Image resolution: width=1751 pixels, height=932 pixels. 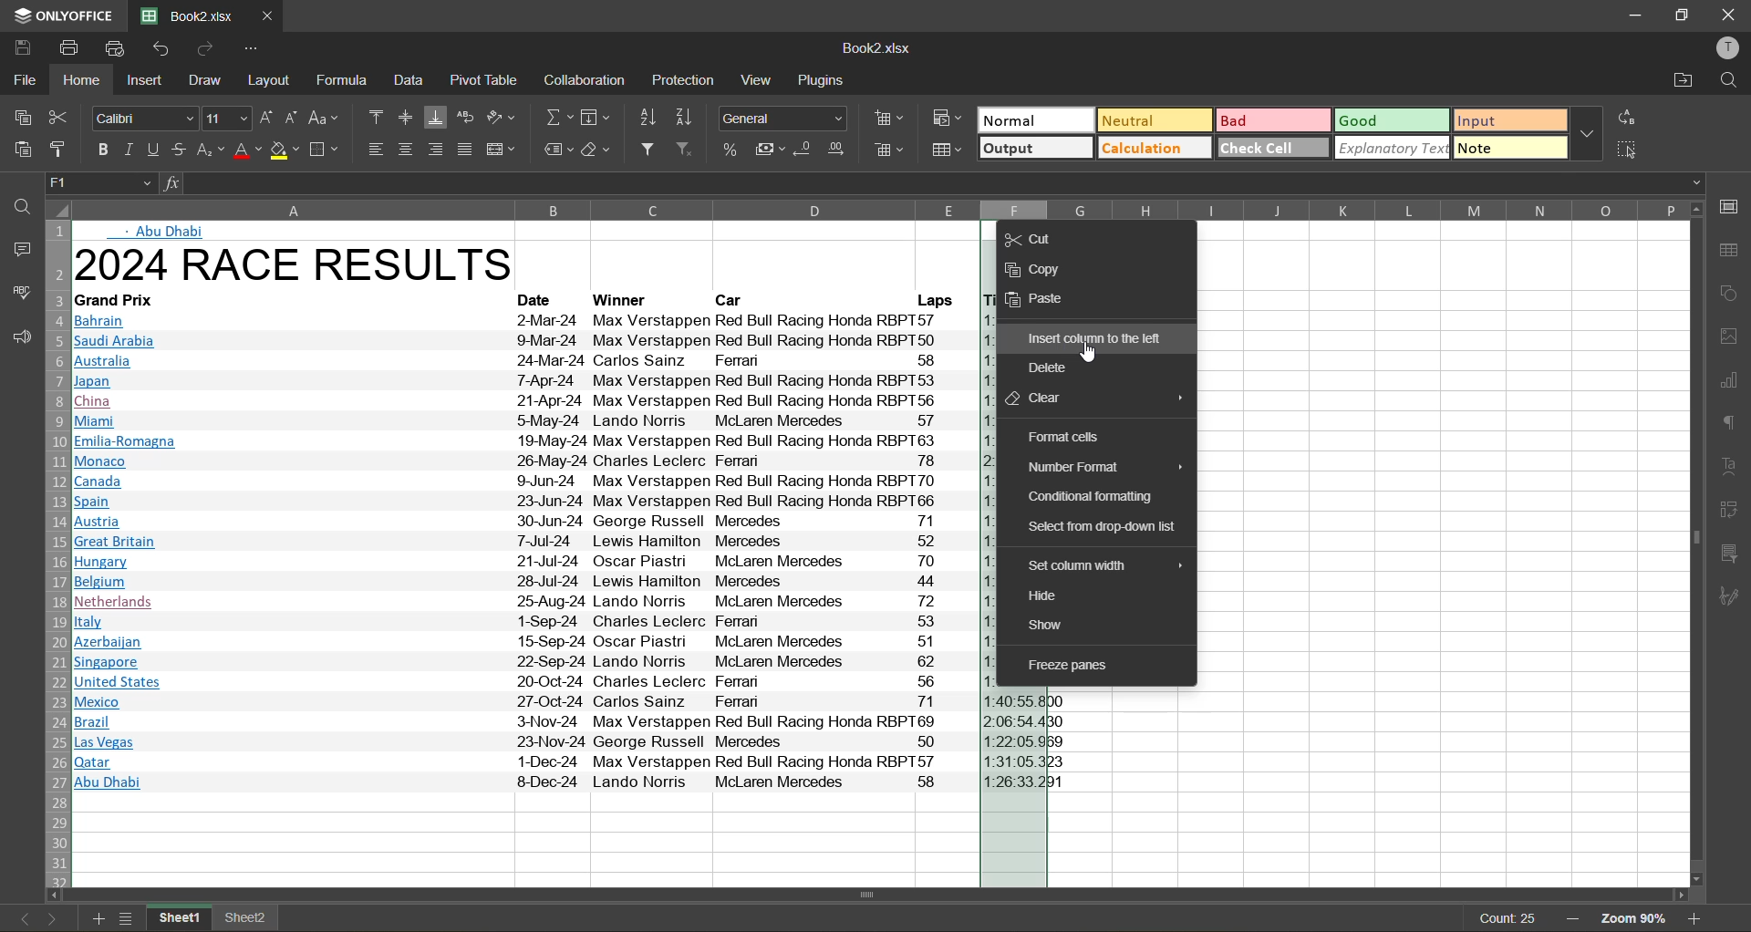 What do you see at coordinates (645, 150) in the screenshot?
I see `filter` at bounding box center [645, 150].